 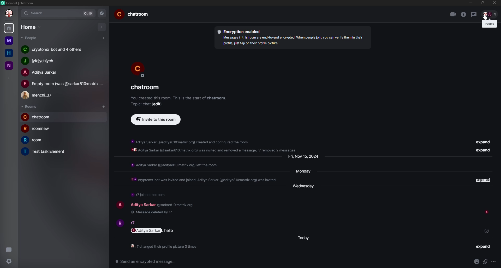 What do you see at coordinates (487, 213) in the screenshot?
I see `seen` at bounding box center [487, 213].